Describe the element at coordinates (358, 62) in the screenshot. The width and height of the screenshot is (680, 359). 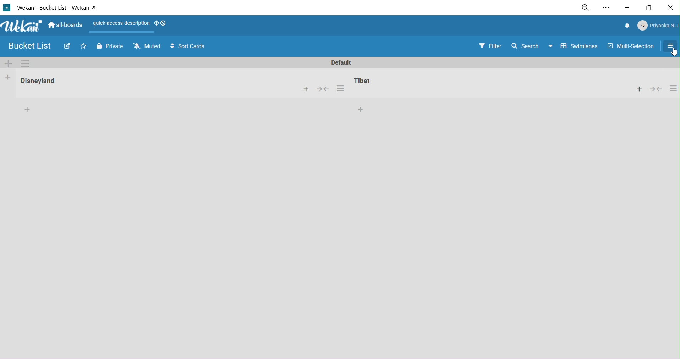
I see `default` at that location.